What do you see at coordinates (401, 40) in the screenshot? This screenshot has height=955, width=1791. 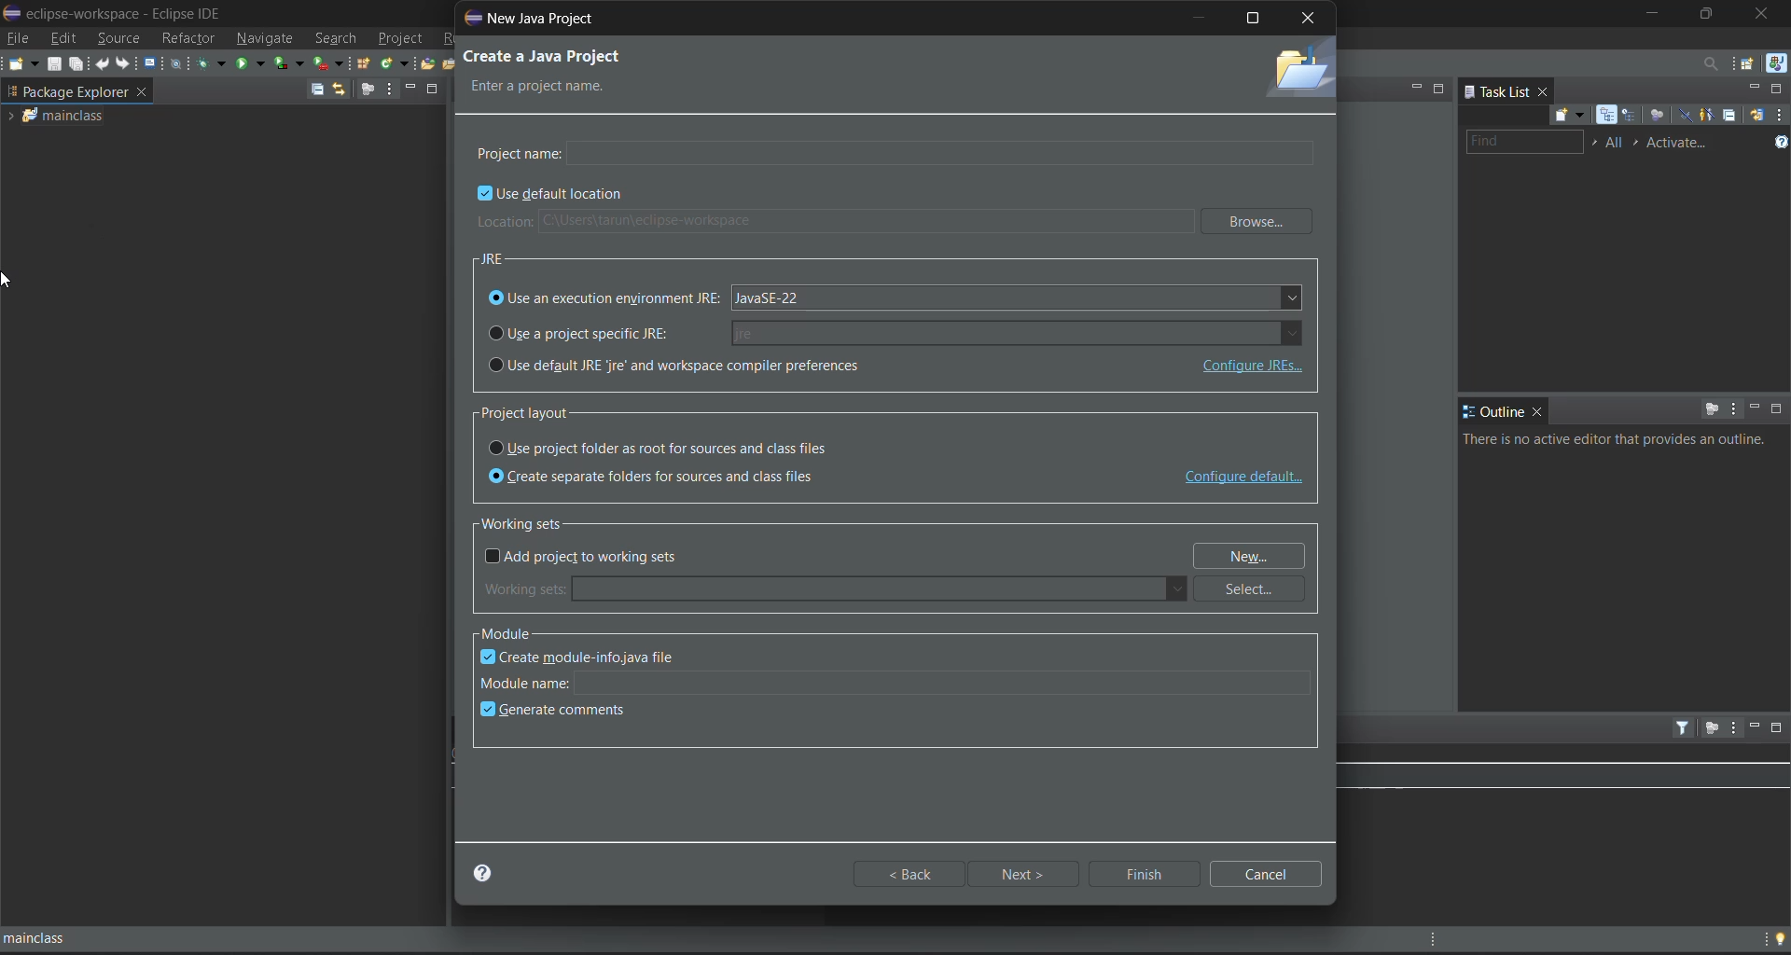 I see `project` at bounding box center [401, 40].